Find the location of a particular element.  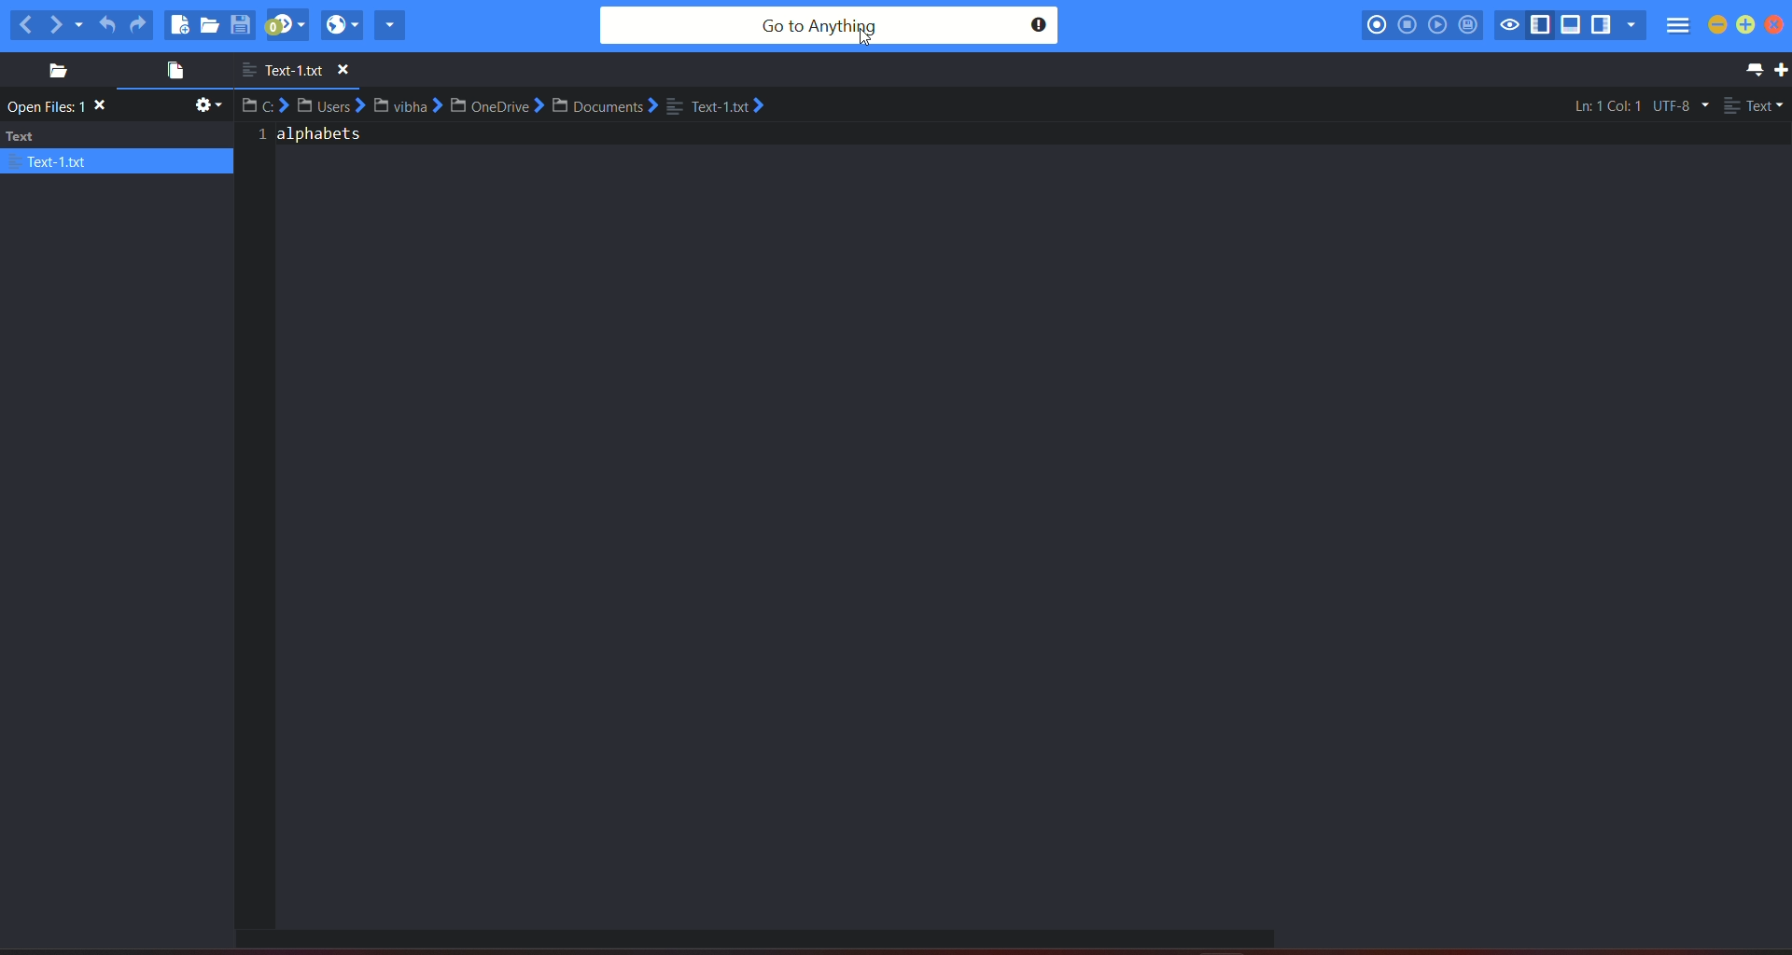

list all tab is located at coordinates (1751, 69).